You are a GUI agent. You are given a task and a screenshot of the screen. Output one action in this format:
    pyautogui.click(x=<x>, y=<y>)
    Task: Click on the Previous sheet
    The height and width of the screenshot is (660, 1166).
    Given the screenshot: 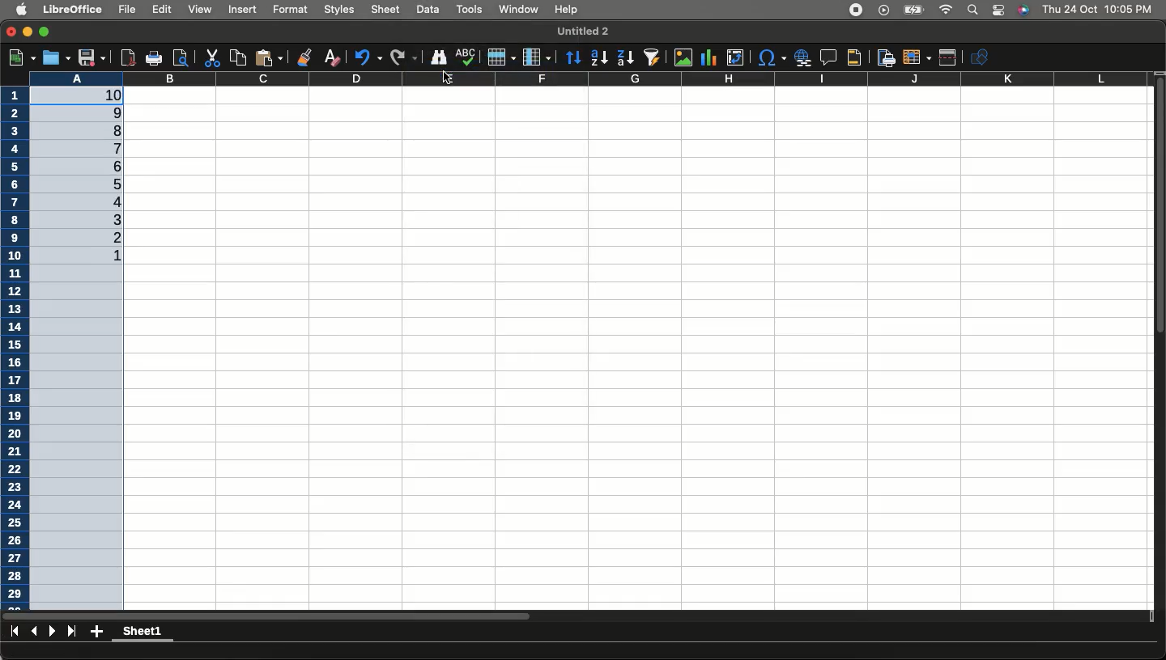 What is the action you would take?
    pyautogui.click(x=33, y=631)
    